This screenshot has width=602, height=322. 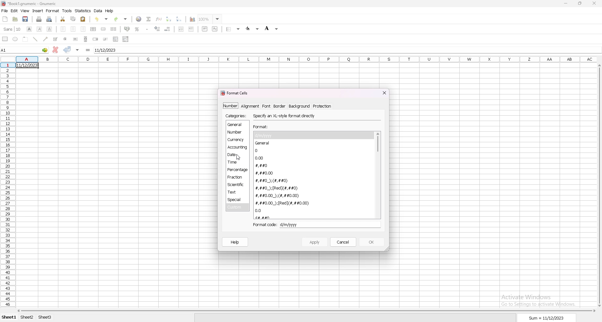 I want to click on #,##0.00_);(#,##0.00), so click(x=277, y=195).